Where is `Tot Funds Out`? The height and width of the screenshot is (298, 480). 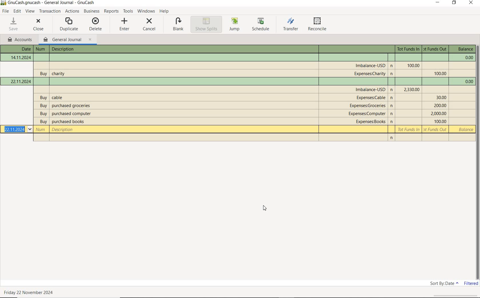 Tot Funds Out is located at coordinates (436, 129).